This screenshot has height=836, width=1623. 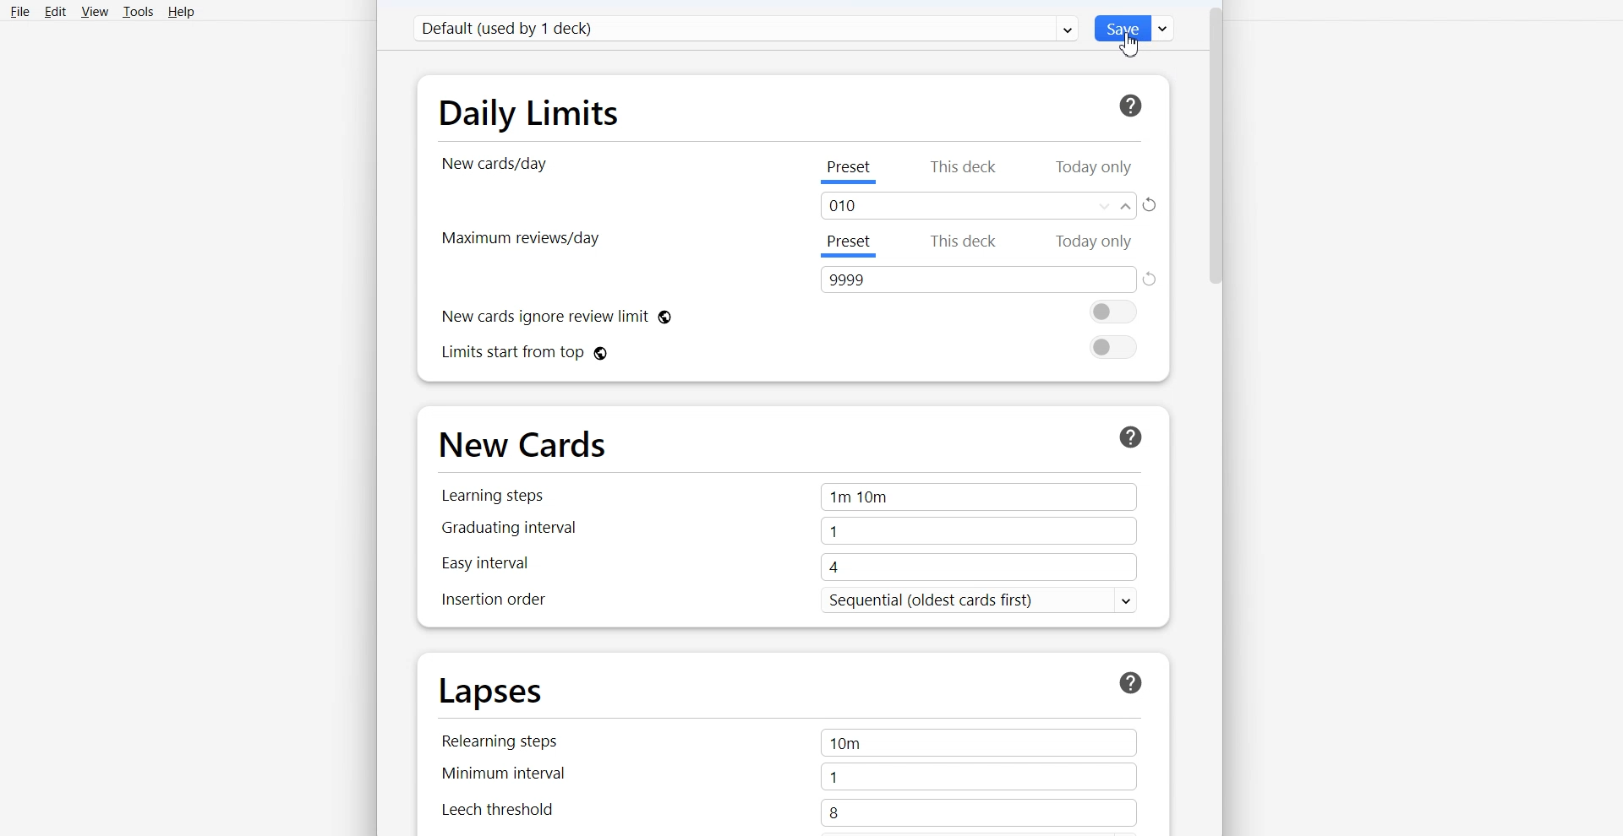 I want to click on Text, so click(x=847, y=204).